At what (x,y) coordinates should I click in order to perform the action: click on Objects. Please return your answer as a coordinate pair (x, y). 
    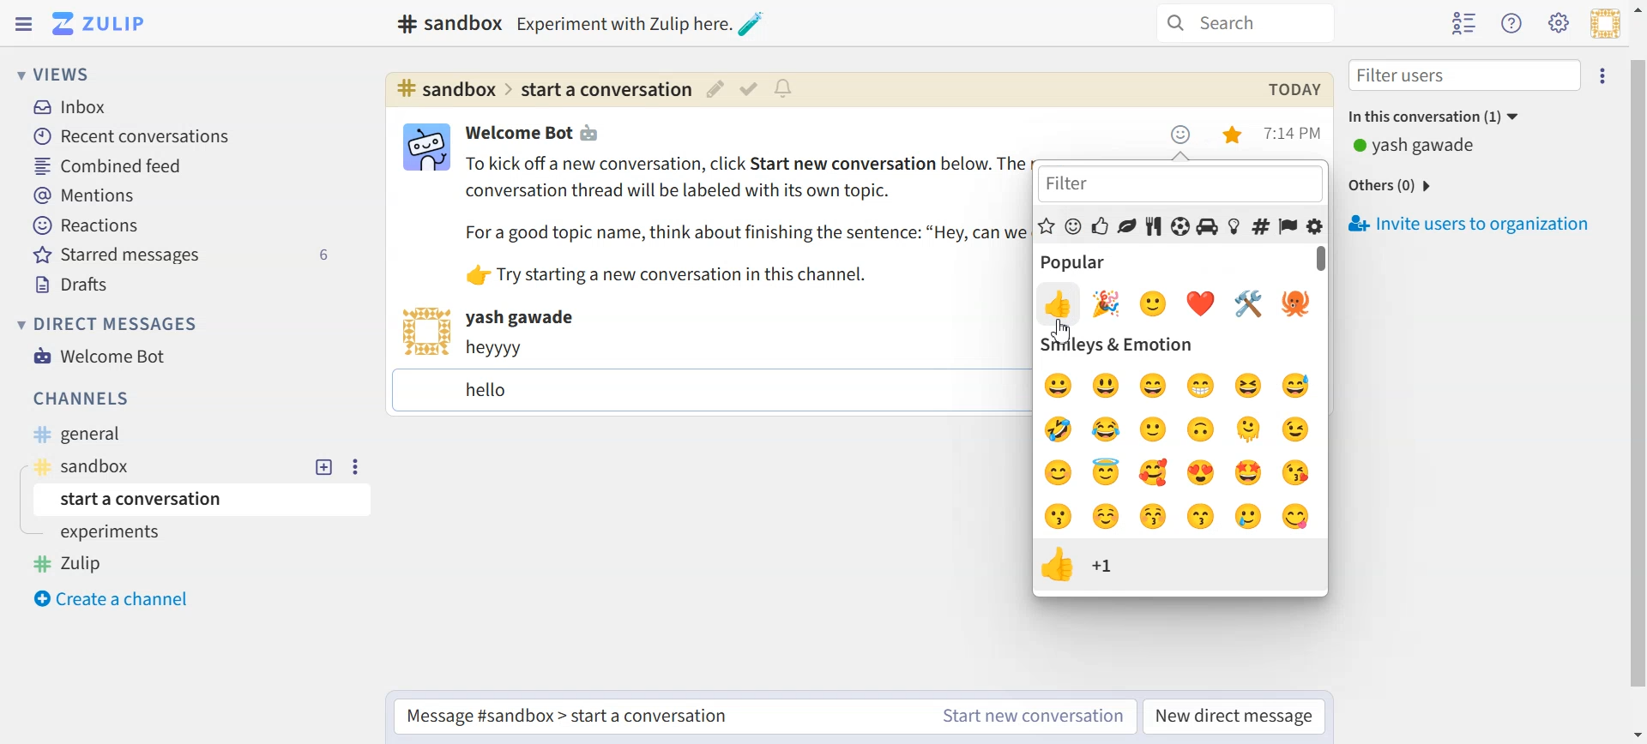
    Looking at the image, I should click on (1234, 226).